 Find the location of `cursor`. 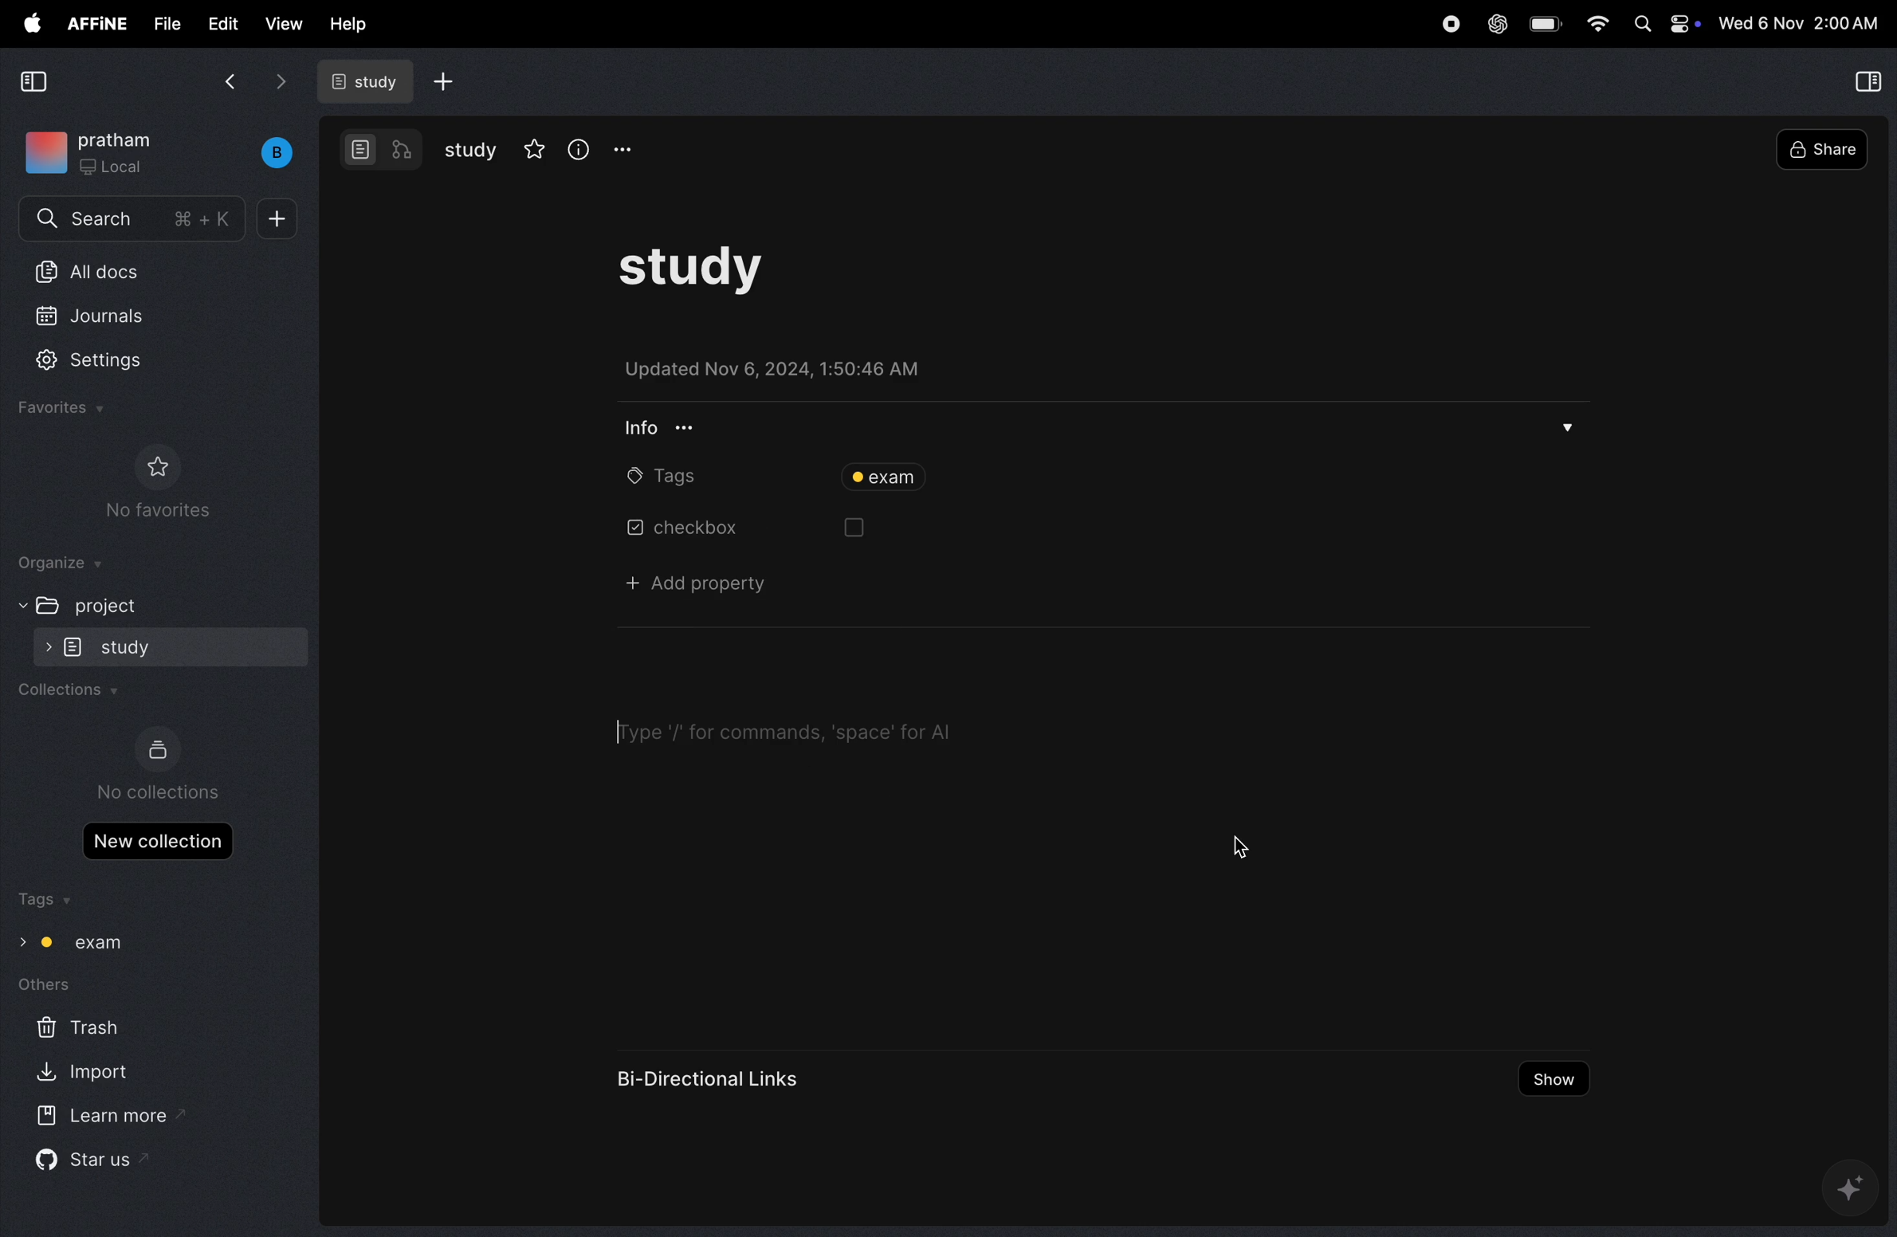

cursor is located at coordinates (1247, 848).